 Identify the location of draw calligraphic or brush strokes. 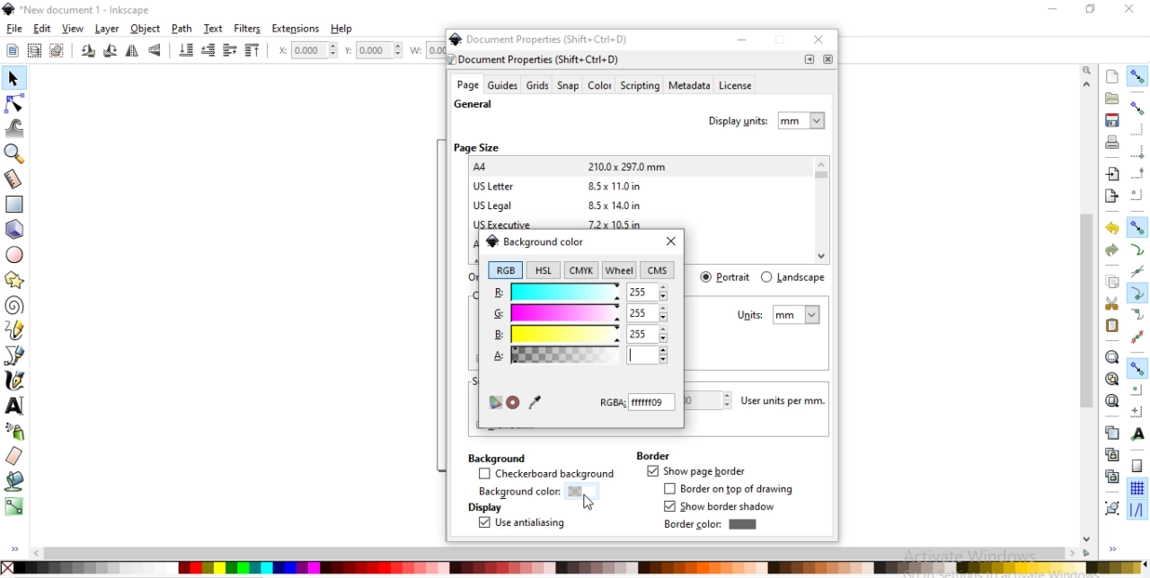
(17, 381).